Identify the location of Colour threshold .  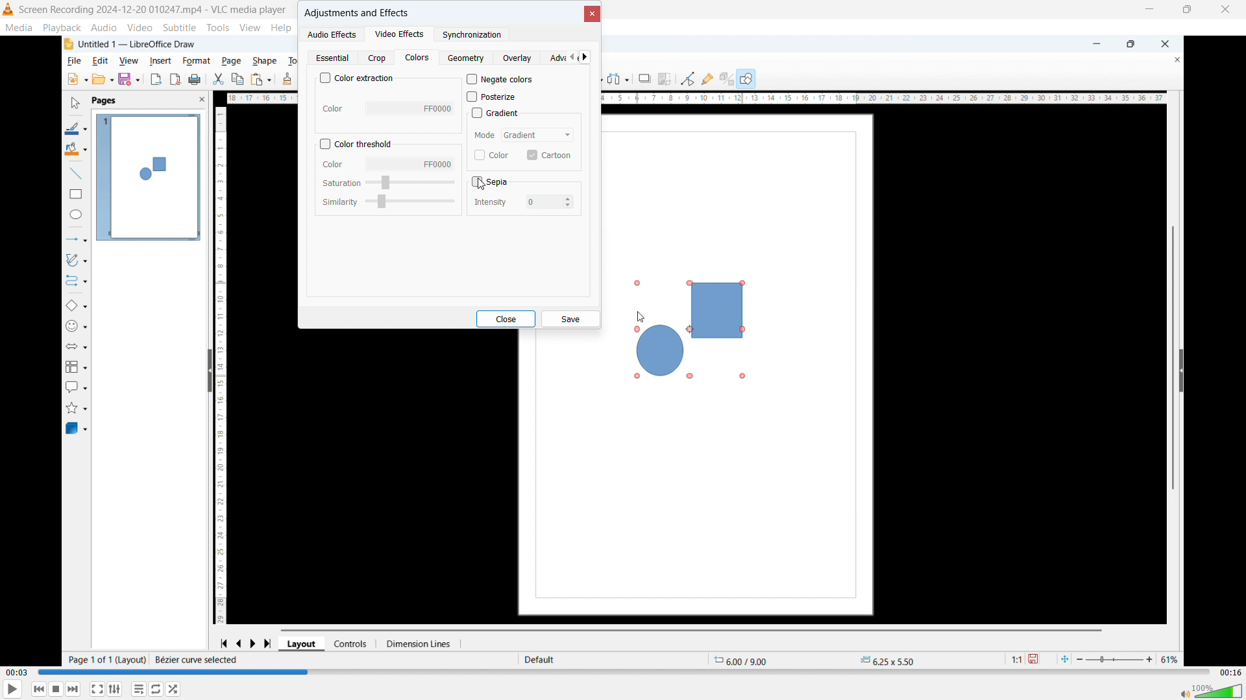
(356, 144).